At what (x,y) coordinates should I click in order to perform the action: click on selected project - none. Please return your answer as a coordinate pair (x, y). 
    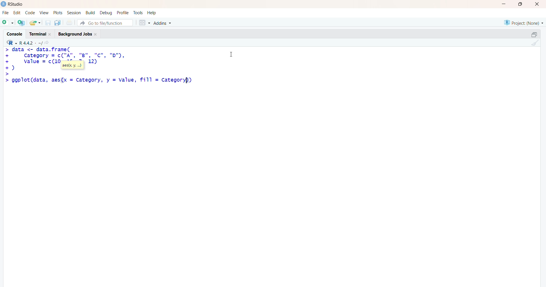
    Looking at the image, I should click on (524, 22).